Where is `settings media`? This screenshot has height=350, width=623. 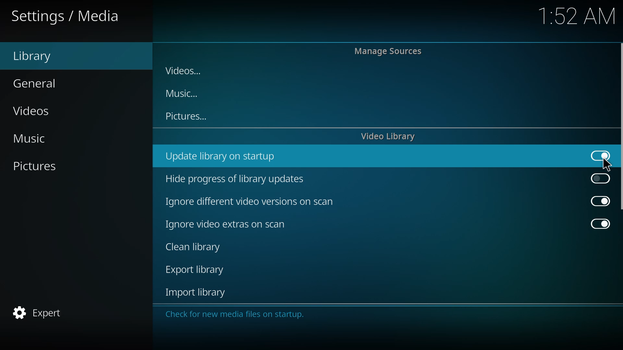 settings media is located at coordinates (67, 15).